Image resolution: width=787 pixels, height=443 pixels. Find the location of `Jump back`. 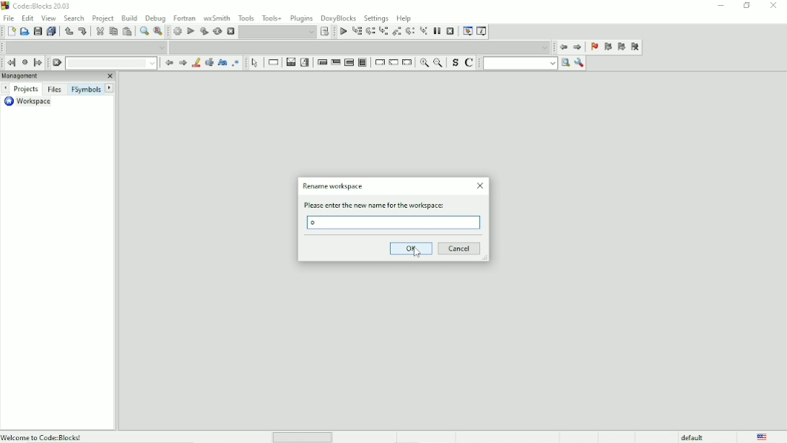

Jump back is located at coordinates (9, 62).